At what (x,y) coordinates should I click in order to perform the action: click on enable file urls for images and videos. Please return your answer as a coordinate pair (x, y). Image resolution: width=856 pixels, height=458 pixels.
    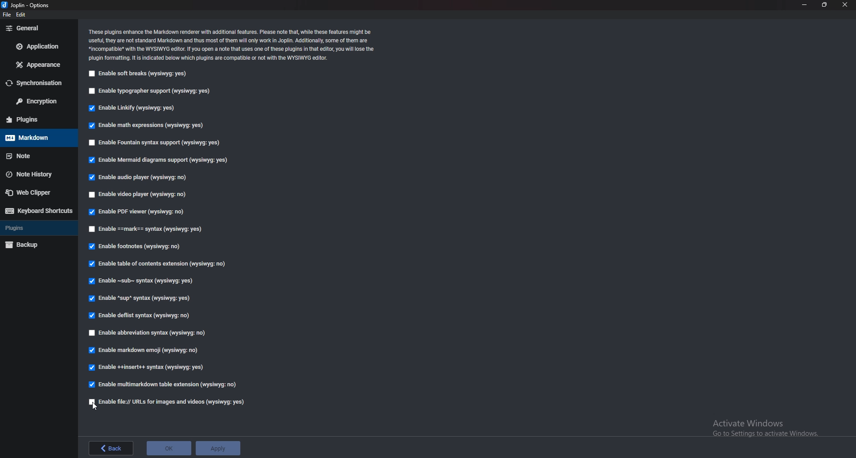
    Looking at the image, I should click on (168, 403).